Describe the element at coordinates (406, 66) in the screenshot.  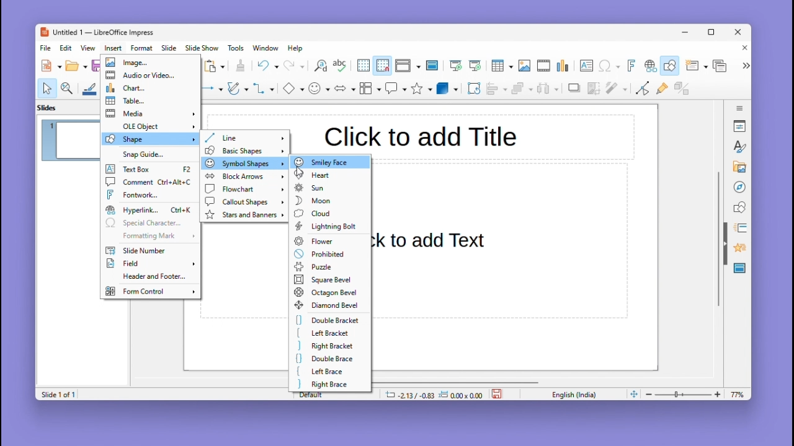
I see `Display views` at that location.